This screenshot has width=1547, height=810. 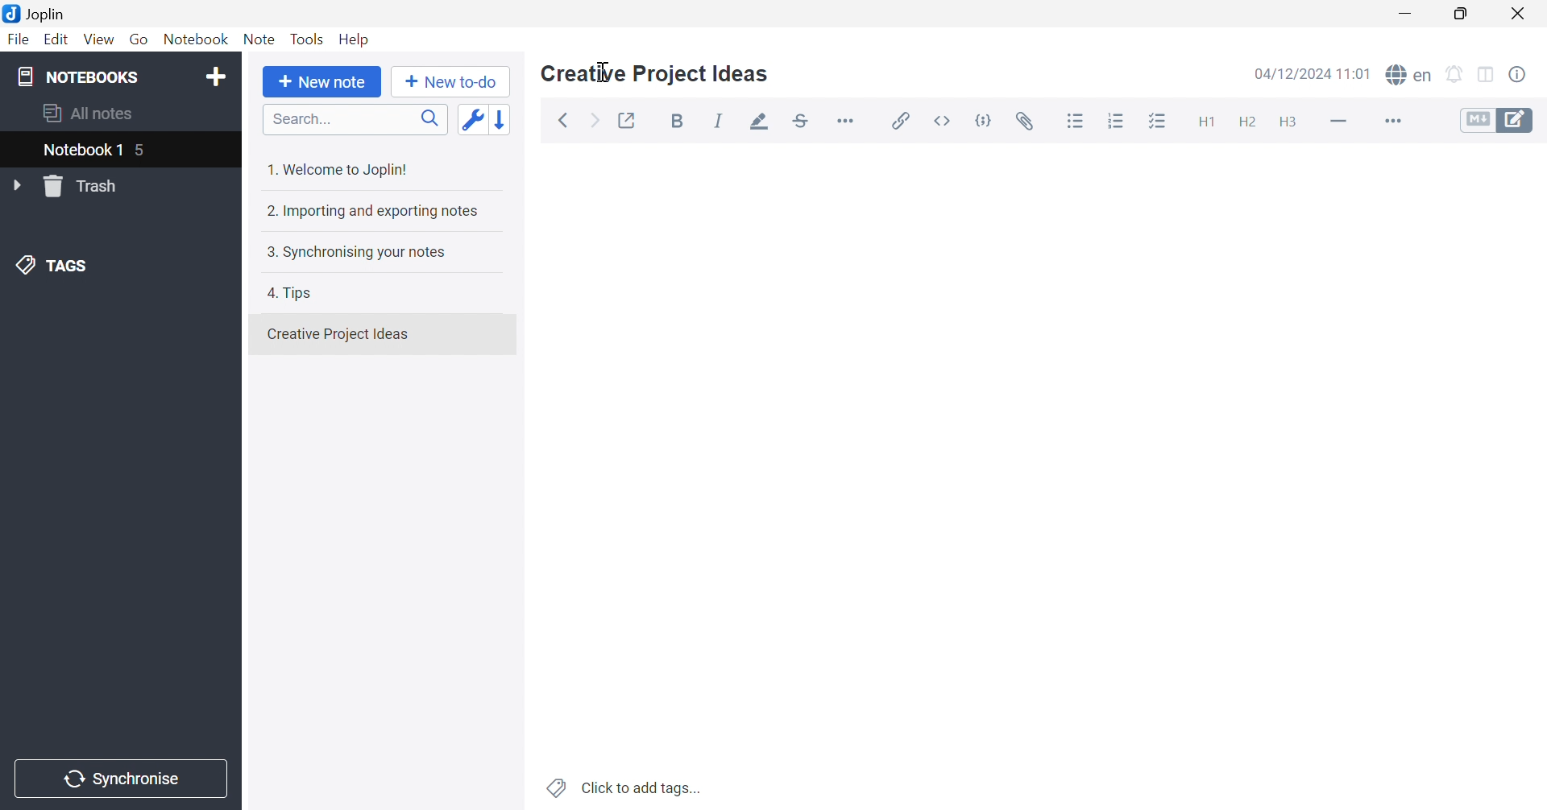 I want to click on Code, so click(x=987, y=119).